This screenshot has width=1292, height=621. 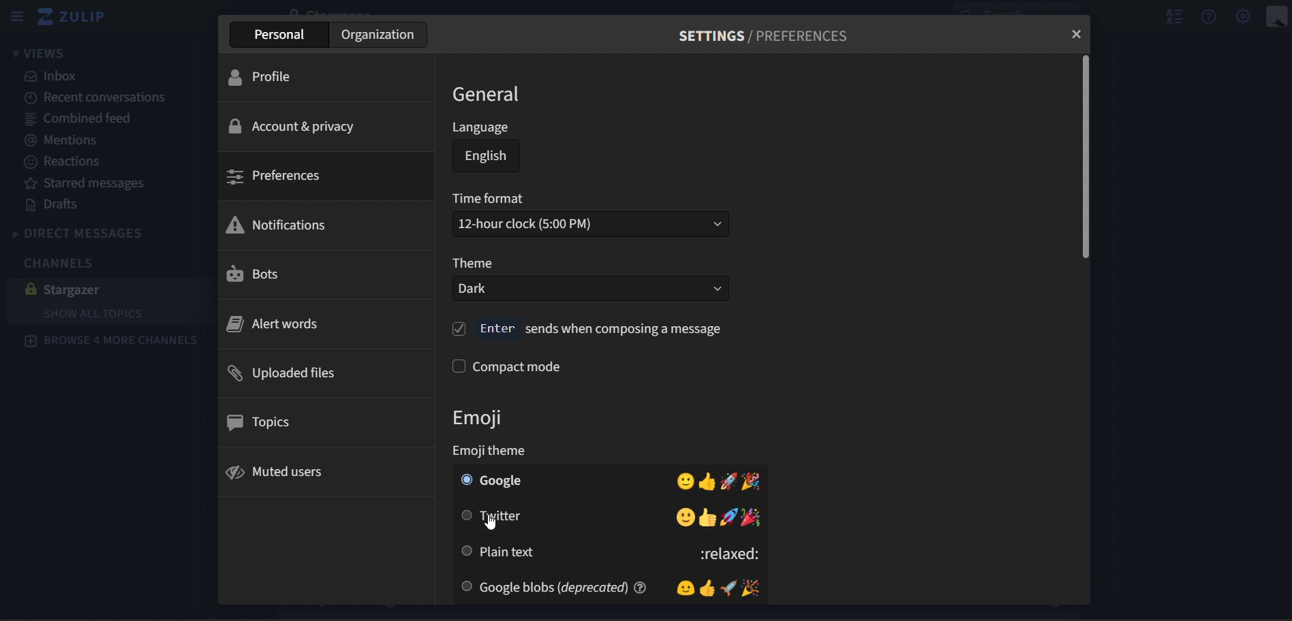 I want to click on profile, so click(x=271, y=78).